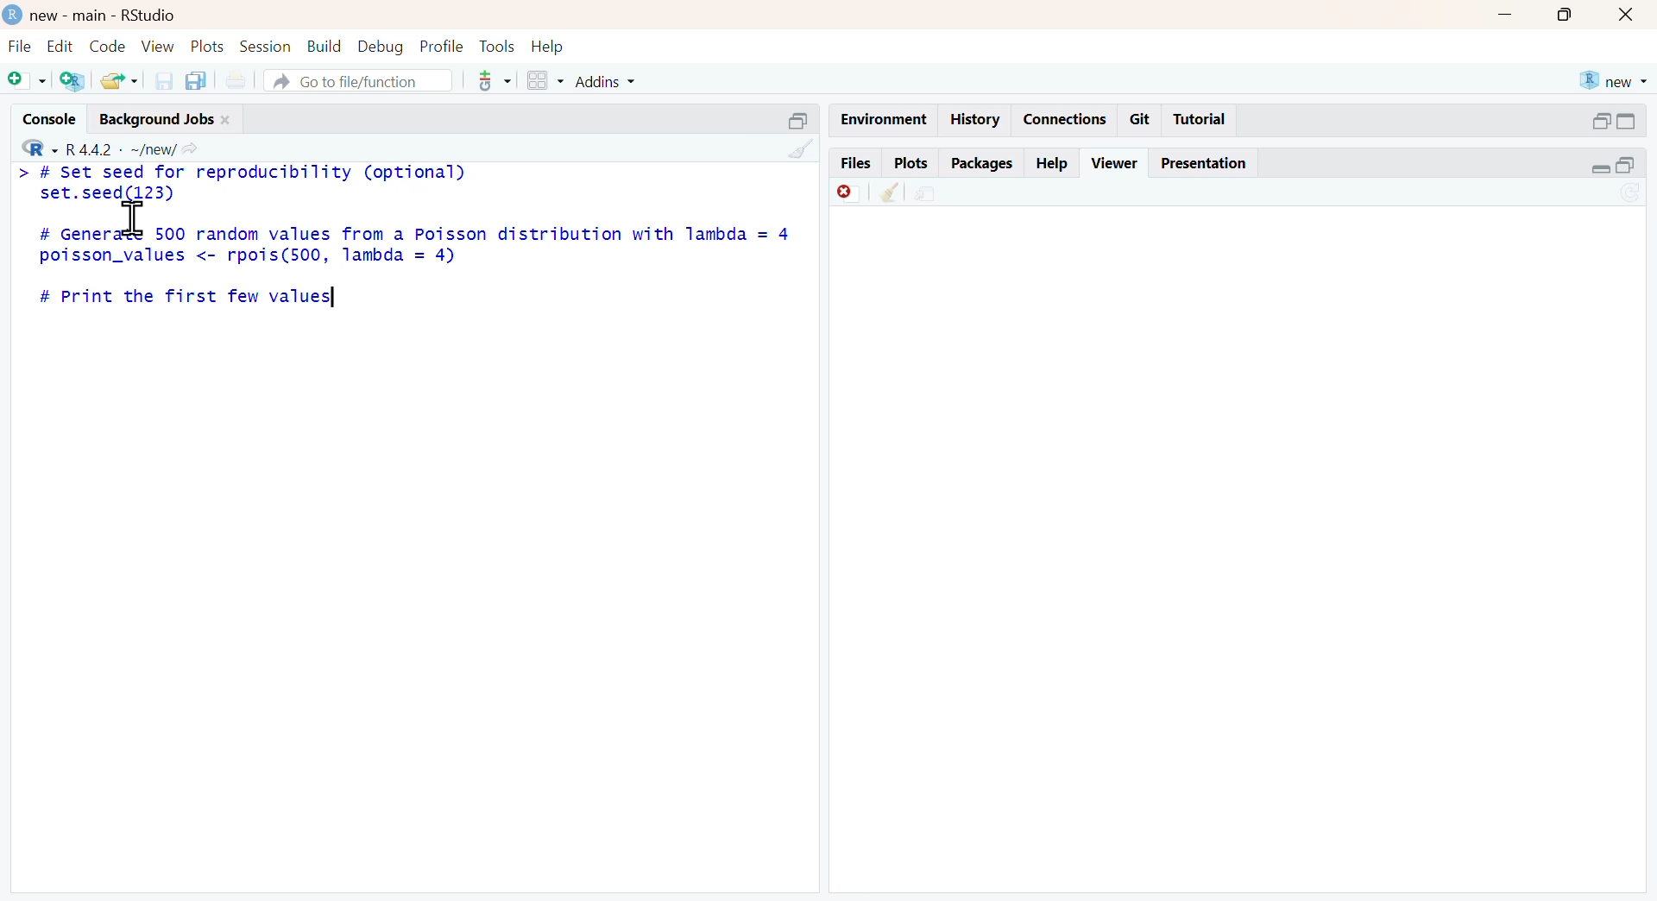  I want to click on go to file/function, so click(360, 80).